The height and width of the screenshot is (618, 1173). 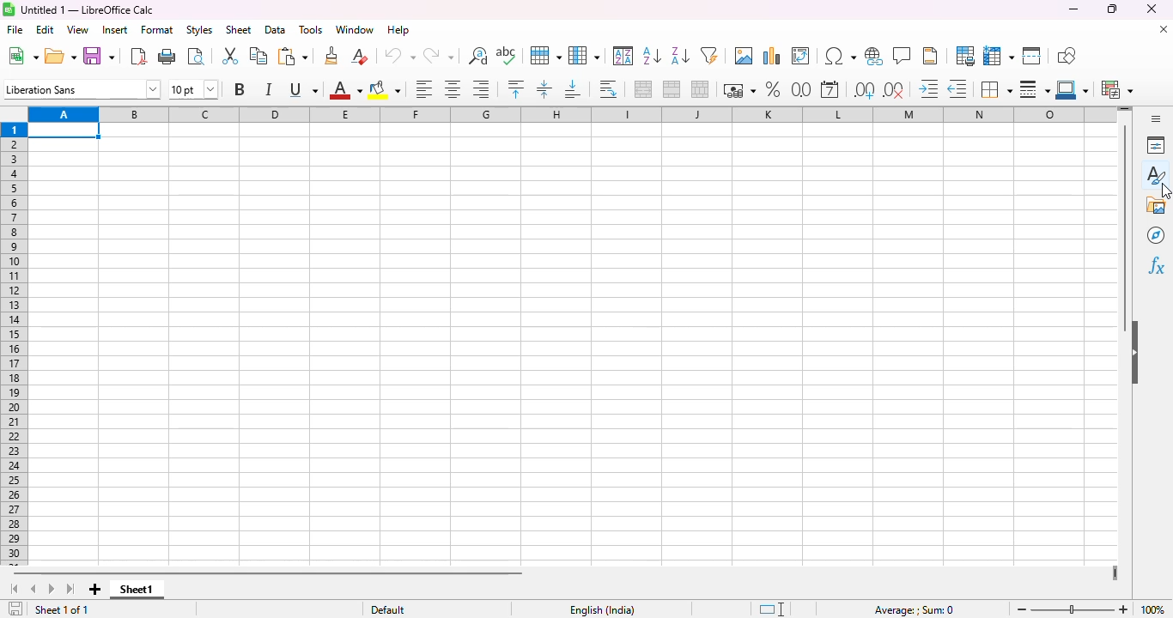 What do you see at coordinates (439, 56) in the screenshot?
I see `redo` at bounding box center [439, 56].